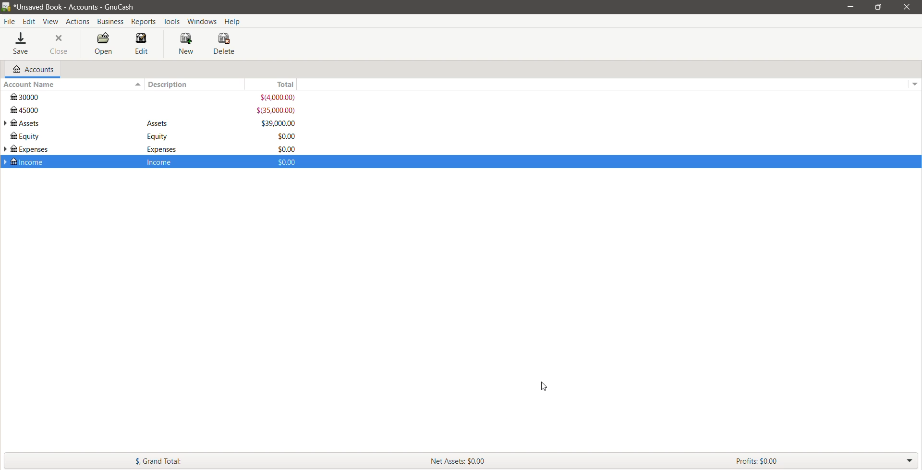  I want to click on Edit, so click(142, 44).